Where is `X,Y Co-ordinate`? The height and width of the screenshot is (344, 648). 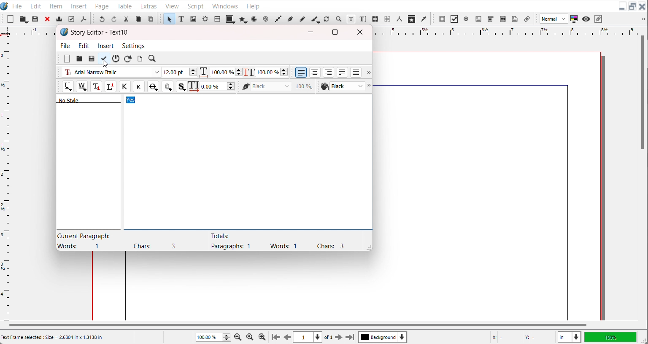 X,Y Co-ordinate is located at coordinates (521, 337).